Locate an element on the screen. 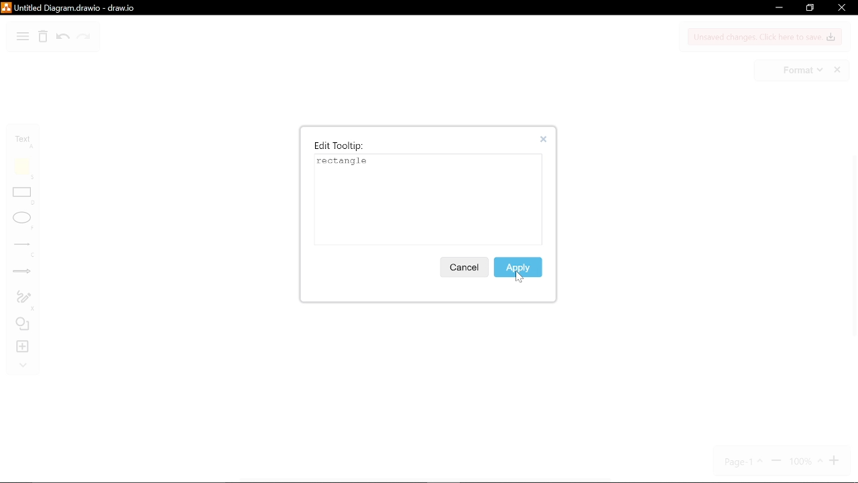  insert is located at coordinates (24, 347).